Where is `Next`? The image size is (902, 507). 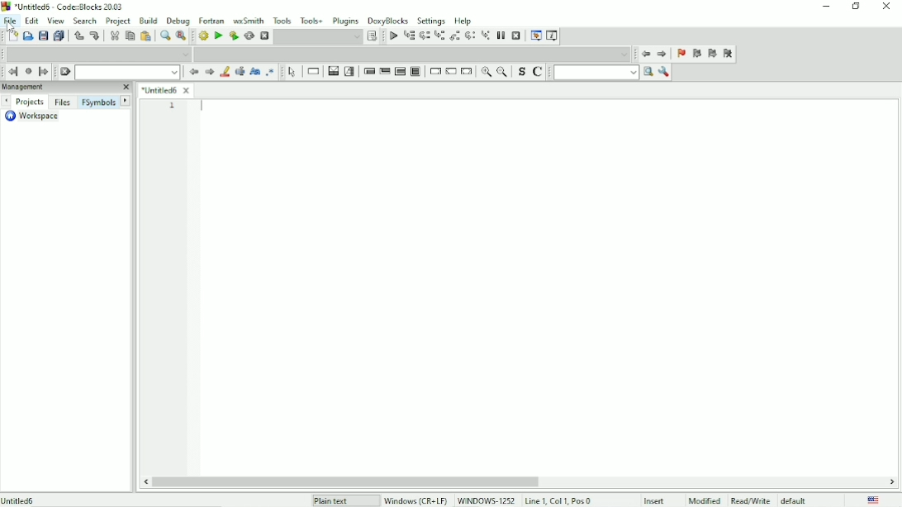 Next is located at coordinates (126, 100).